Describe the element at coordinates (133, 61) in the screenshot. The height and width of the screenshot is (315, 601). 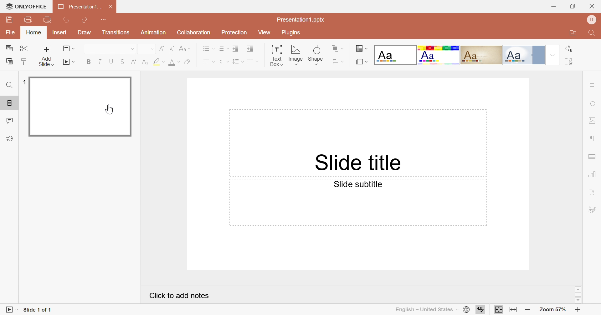
I see `Superscript` at that location.